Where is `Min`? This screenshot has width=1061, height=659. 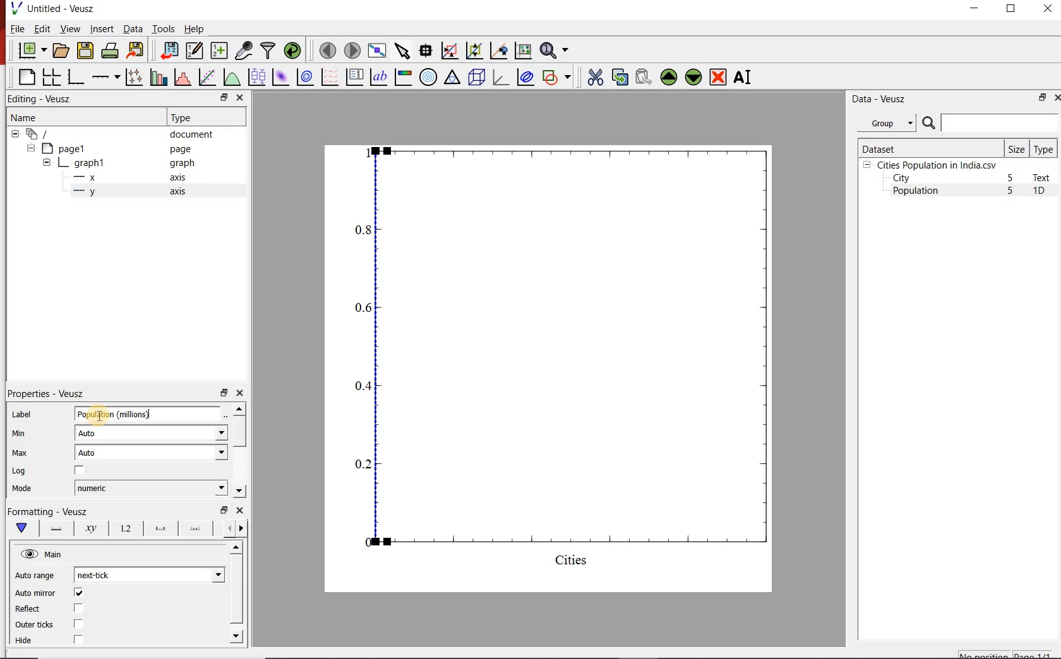 Min is located at coordinates (19, 434).